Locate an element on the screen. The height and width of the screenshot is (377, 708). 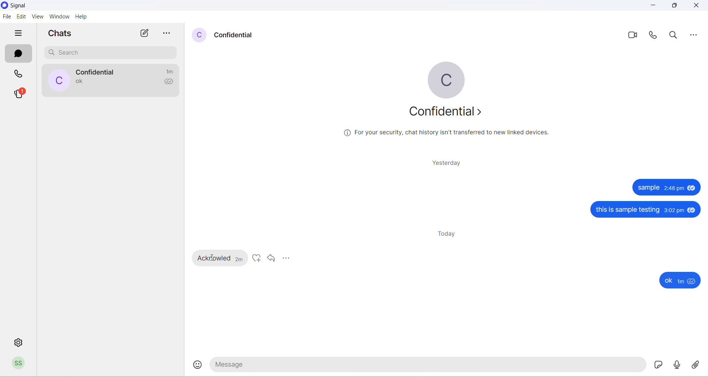
more options is located at coordinates (698, 35).